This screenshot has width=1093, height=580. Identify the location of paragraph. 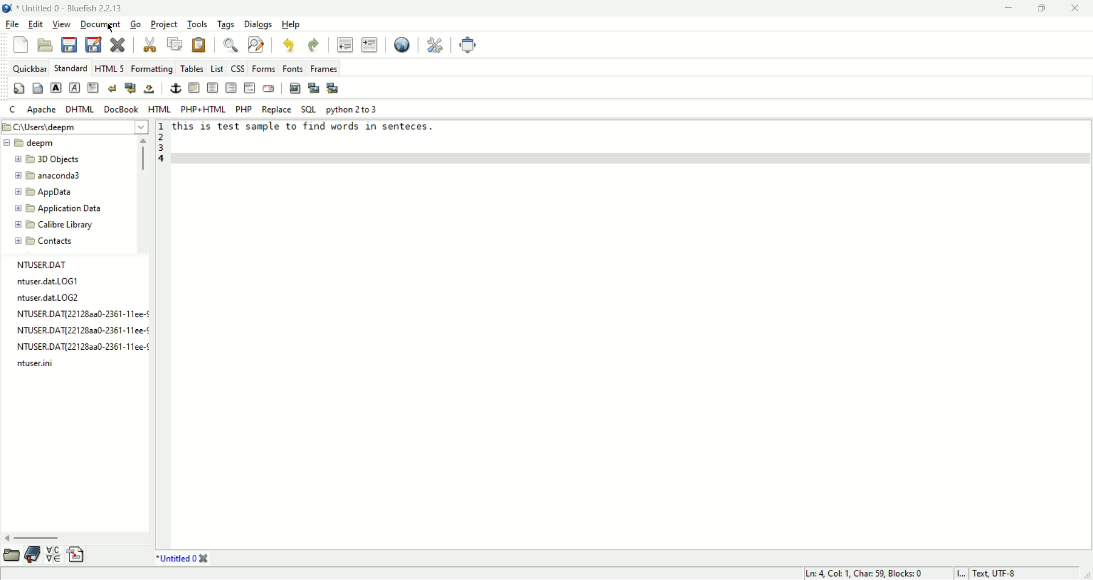
(93, 89).